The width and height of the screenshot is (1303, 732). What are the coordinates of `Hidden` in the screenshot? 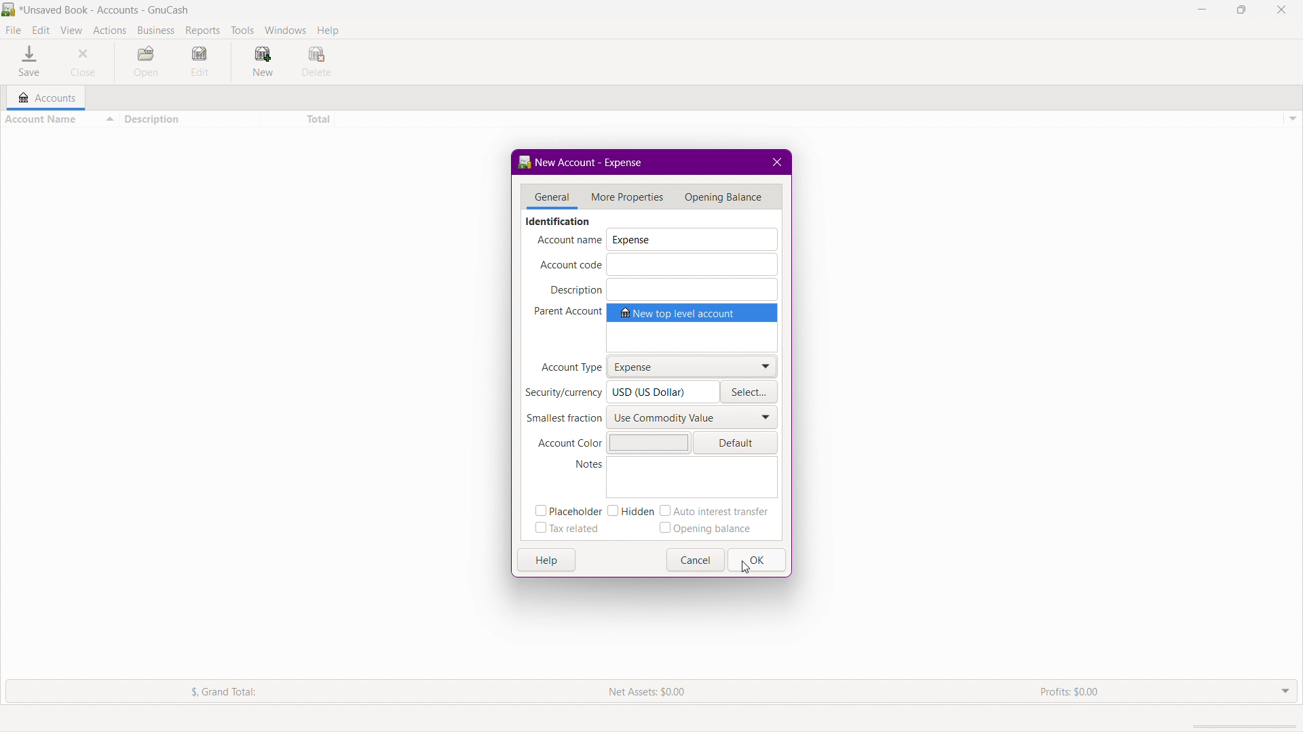 It's located at (629, 511).